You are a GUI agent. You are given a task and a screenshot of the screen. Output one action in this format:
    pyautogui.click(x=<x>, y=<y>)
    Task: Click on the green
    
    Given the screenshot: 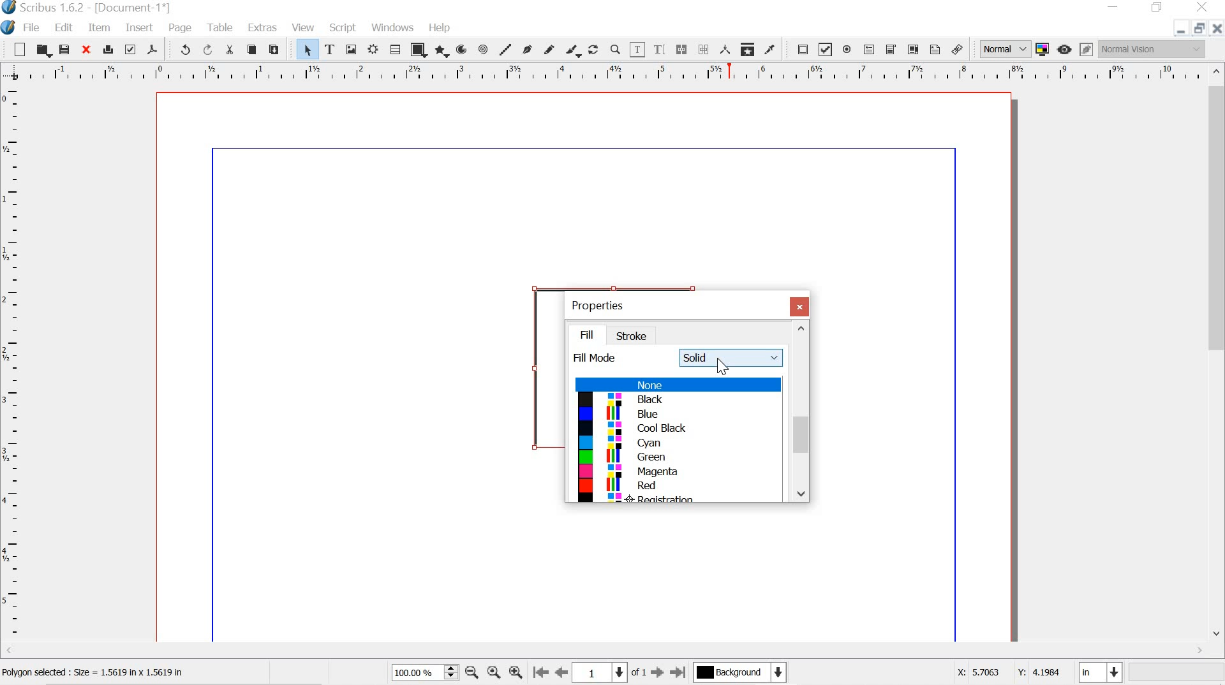 What is the action you would take?
    pyautogui.click(x=673, y=459)
    